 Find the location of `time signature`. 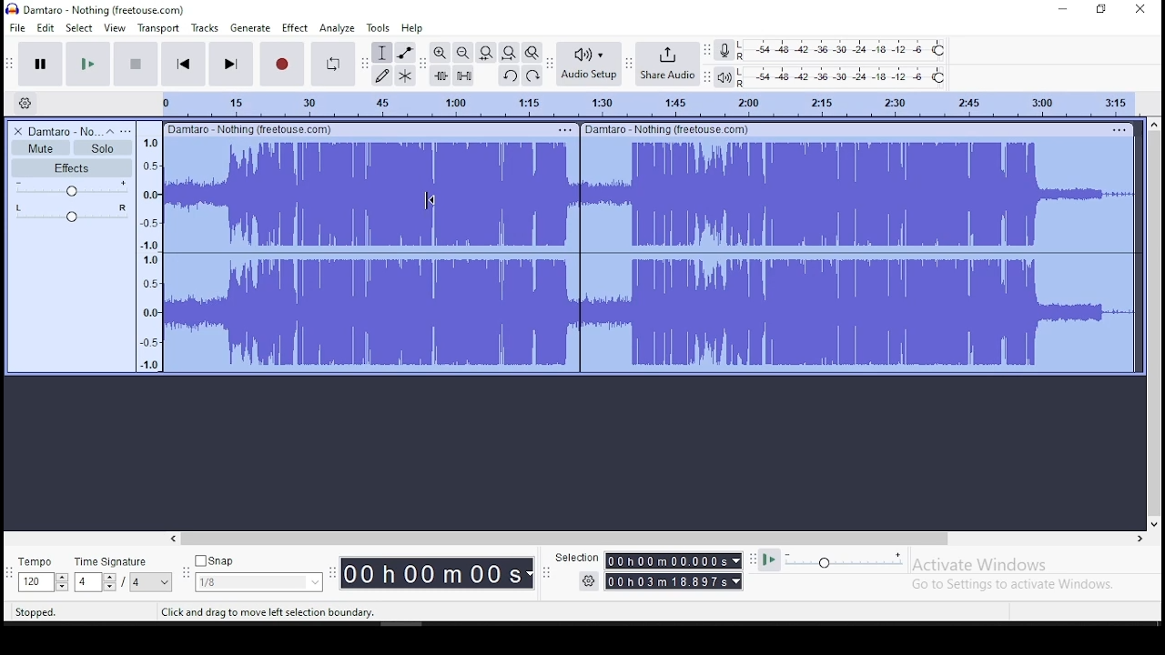

time signature is located at coordinates (113, 562).